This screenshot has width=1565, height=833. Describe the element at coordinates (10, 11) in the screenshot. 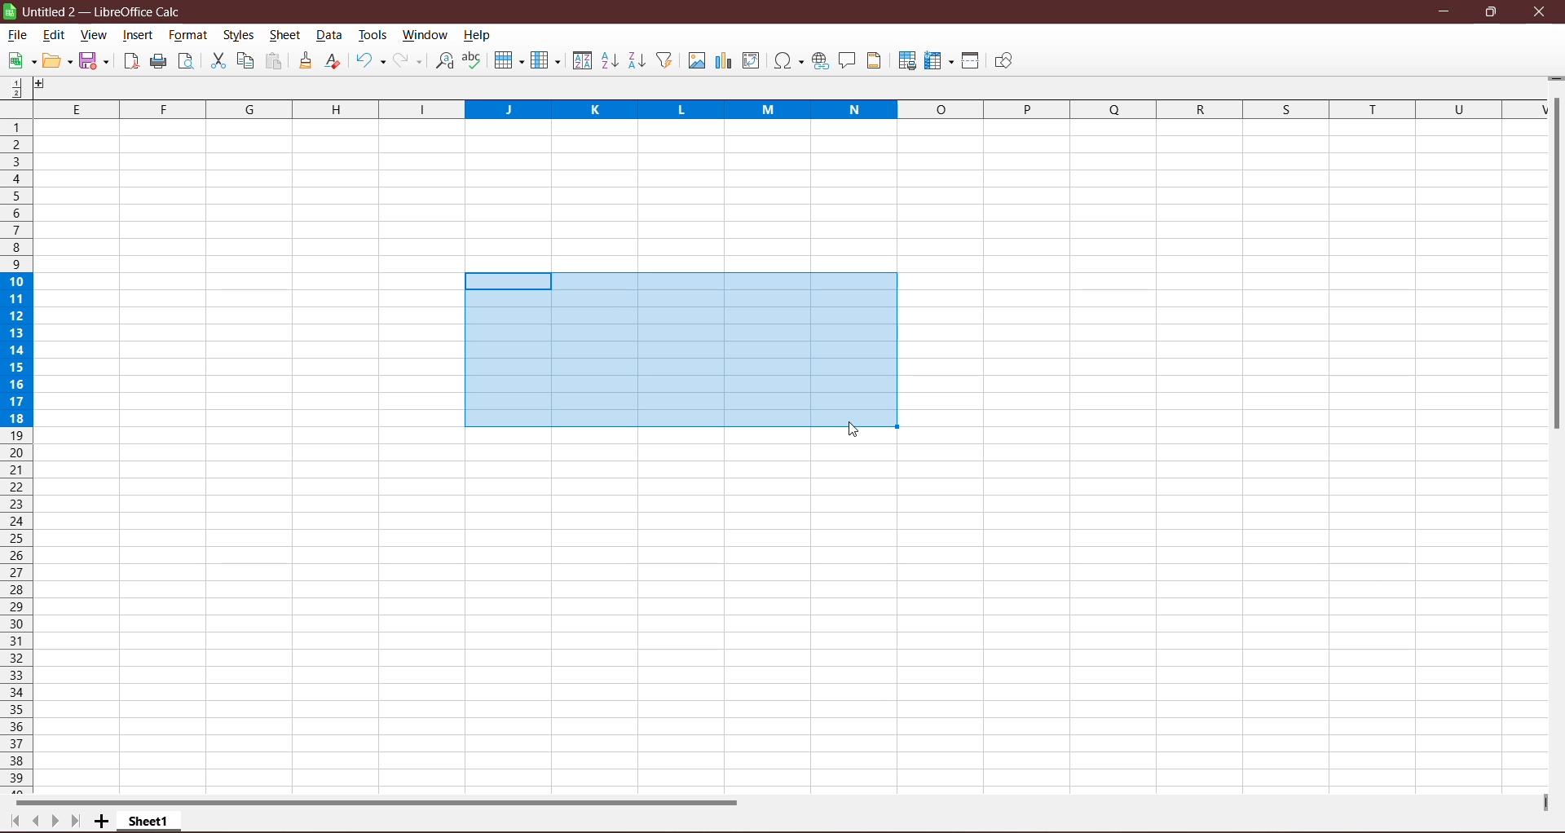

I see `Application Logo` at that location.